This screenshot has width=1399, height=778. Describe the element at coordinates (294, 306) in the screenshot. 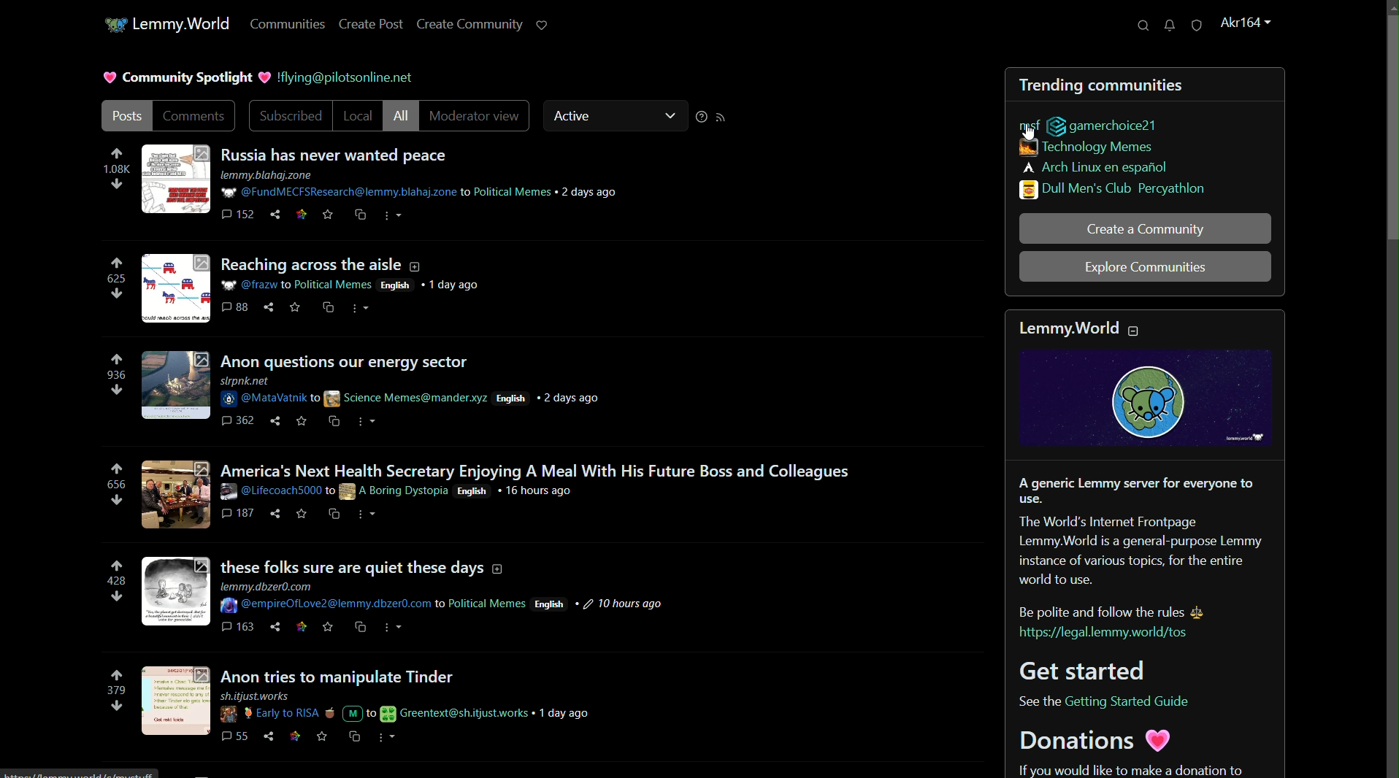

I see `save` at that location.